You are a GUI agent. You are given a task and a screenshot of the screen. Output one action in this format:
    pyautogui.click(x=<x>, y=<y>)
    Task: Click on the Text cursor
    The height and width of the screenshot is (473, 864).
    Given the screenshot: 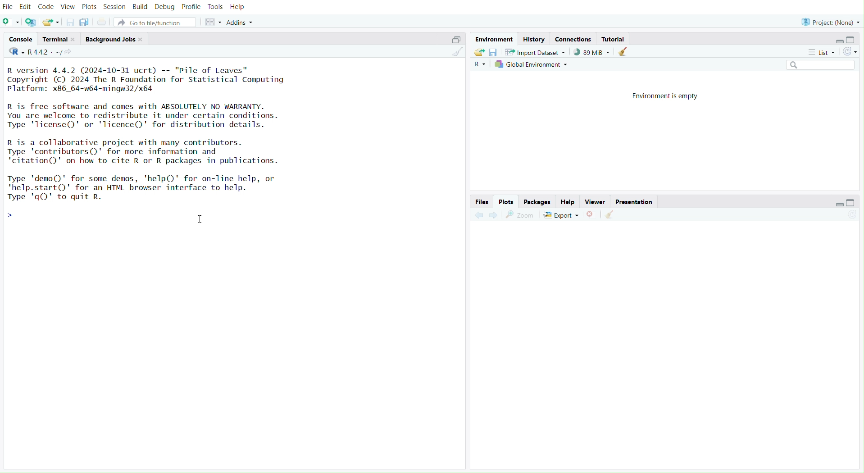 What is the action you would take?
    pyautogui.click(x=207, y=223)
    